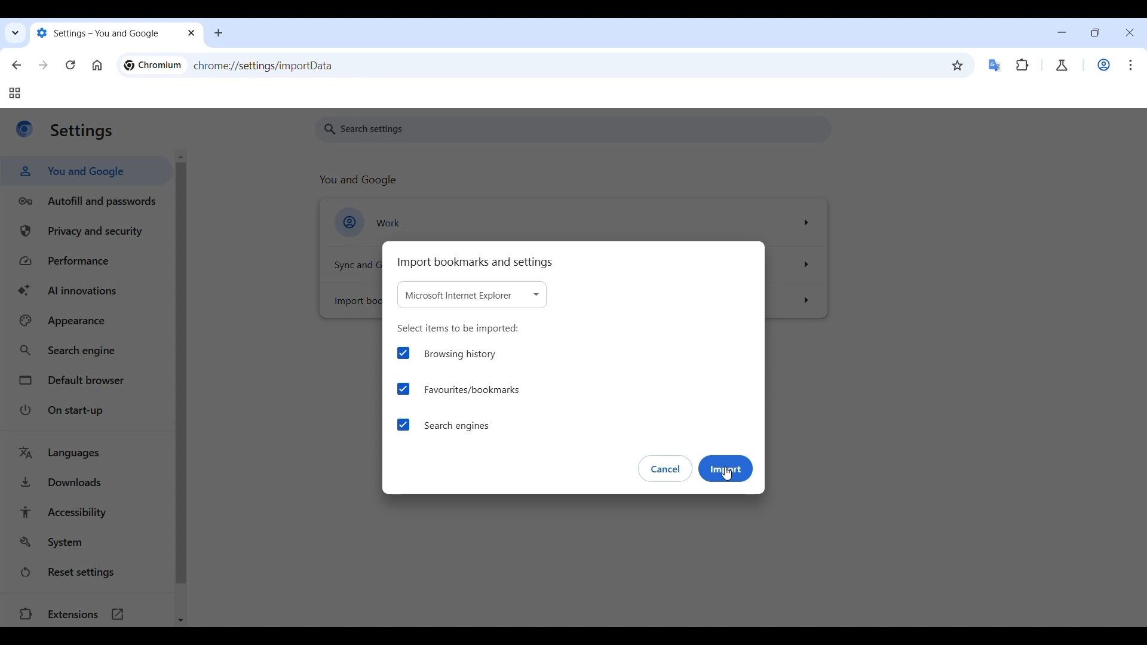 The image size is (1147, 645). What do you see at coordinates (88, 260) in the screenshot?
I see `Performance` at bounding box center [88, 260].